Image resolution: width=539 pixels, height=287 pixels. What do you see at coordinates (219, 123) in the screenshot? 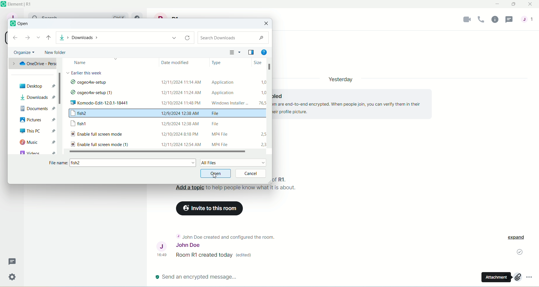
I see `File` at bounding box center [219, 123].